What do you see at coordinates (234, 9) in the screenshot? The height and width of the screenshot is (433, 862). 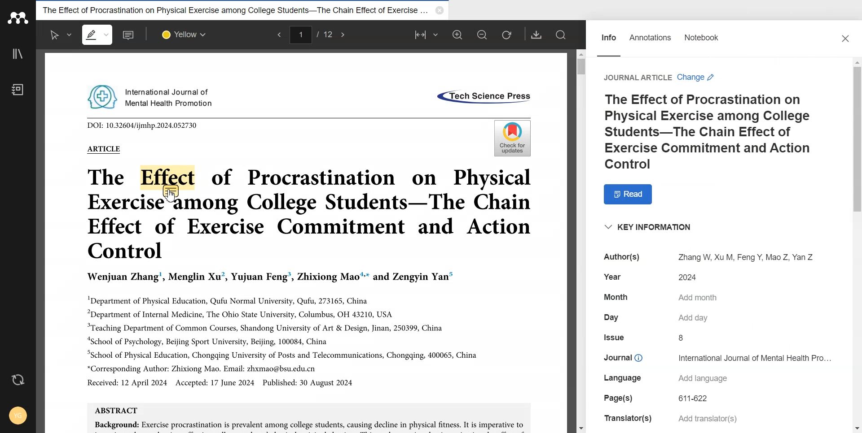 I see ` The Effect of Procrastination on Physical Exercise among College Students-The Chain Effect of Exercise...` at bounding box center [234, 9].